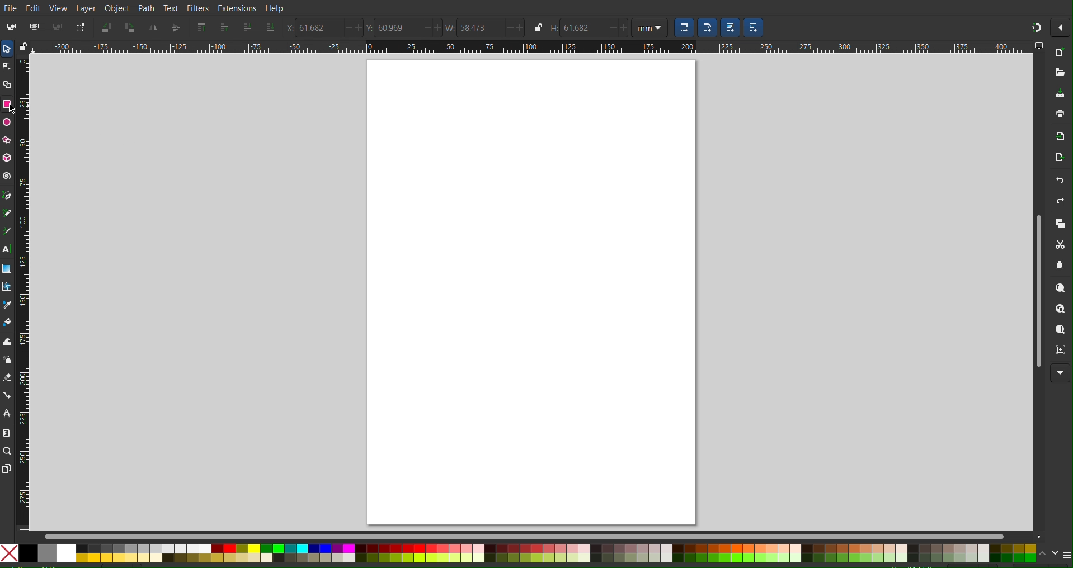 The height and width of the screenshot is (568, 1073). What do you see at coordinates (7, 324) in the screenshot?
I see `Fill Color` at bounding box center [7, 324].